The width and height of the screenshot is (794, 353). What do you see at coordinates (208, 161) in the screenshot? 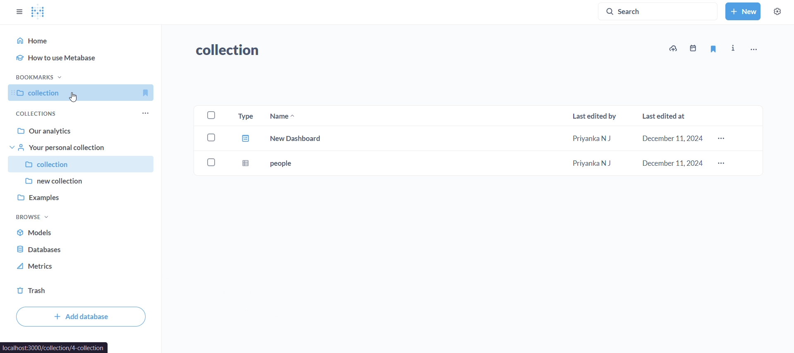
I see `select checkbox` at bounding box center [208, 161].